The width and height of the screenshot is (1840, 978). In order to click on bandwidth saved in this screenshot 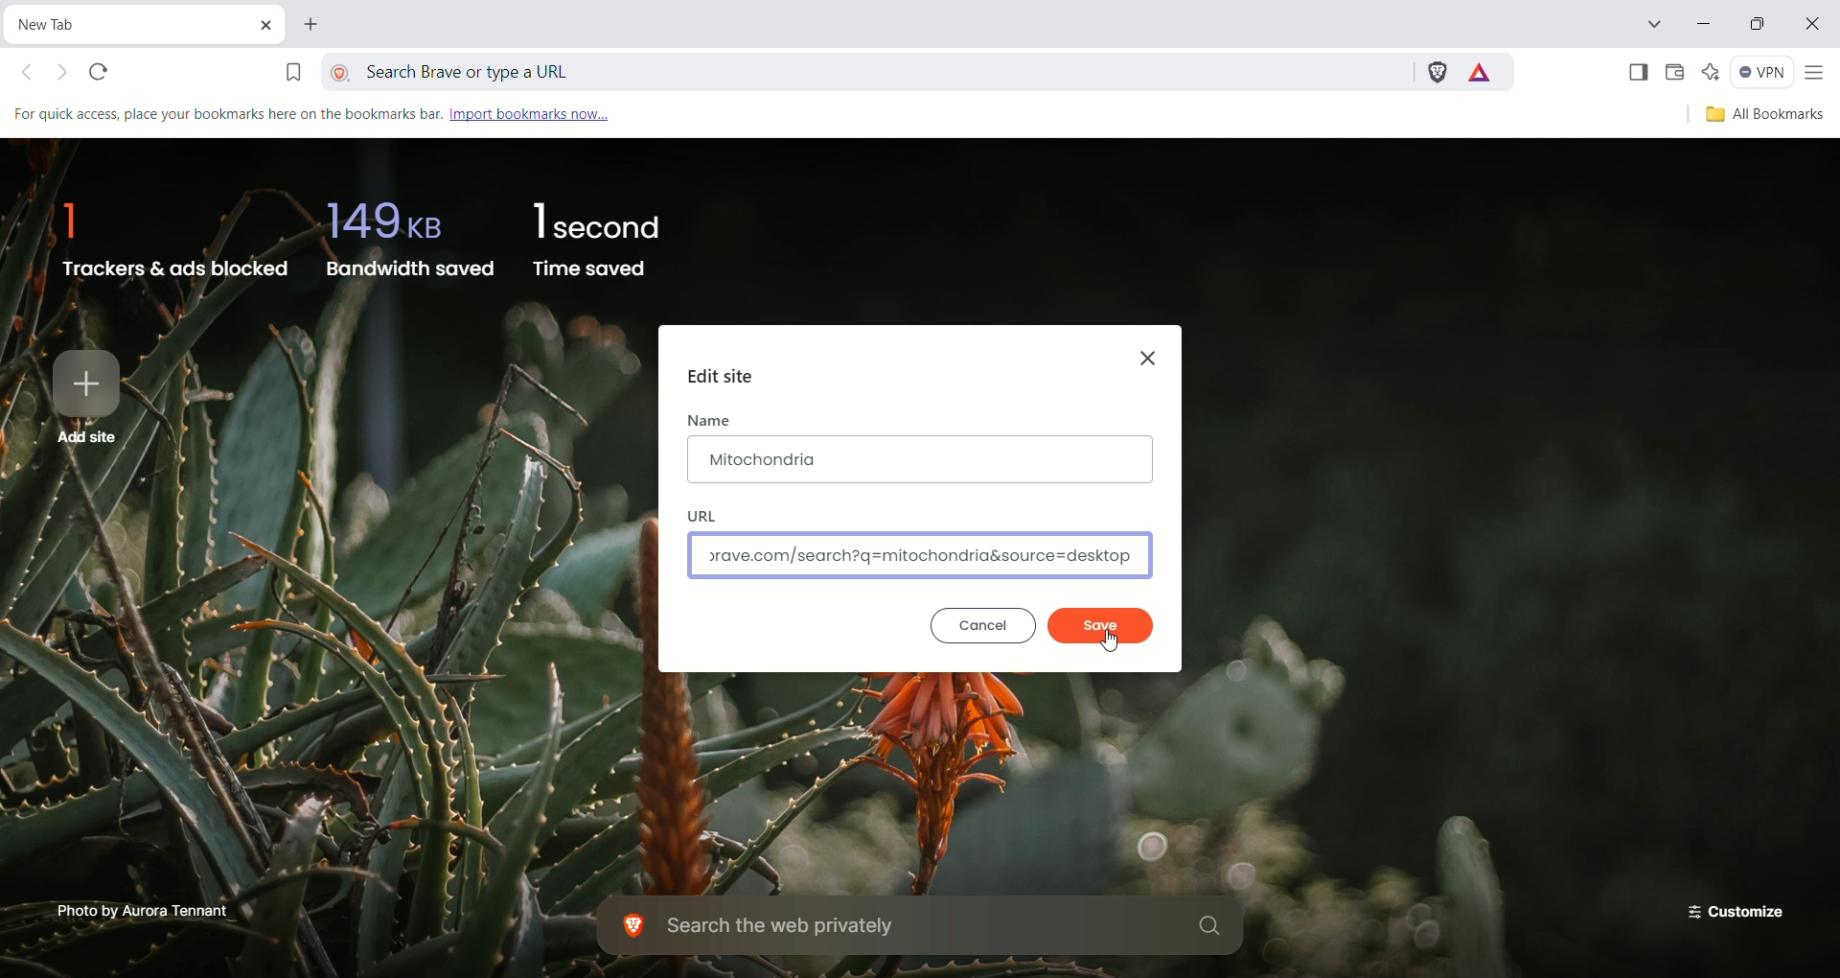, I will do `click(406, 235)`.